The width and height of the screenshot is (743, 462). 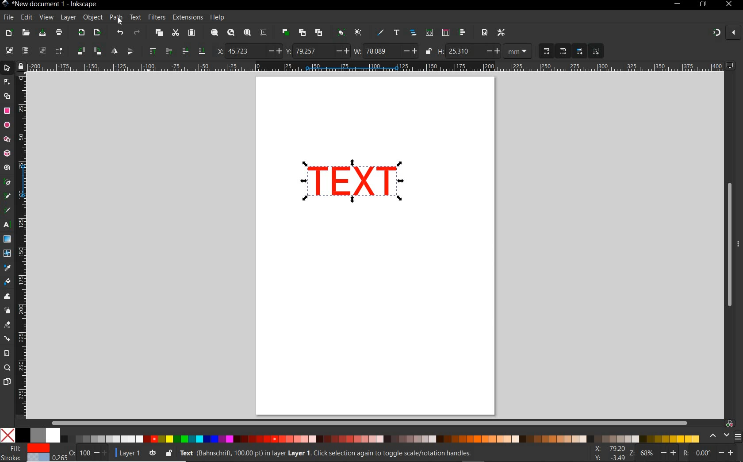 I want to click on LAYER, so click(x=69, y=17).